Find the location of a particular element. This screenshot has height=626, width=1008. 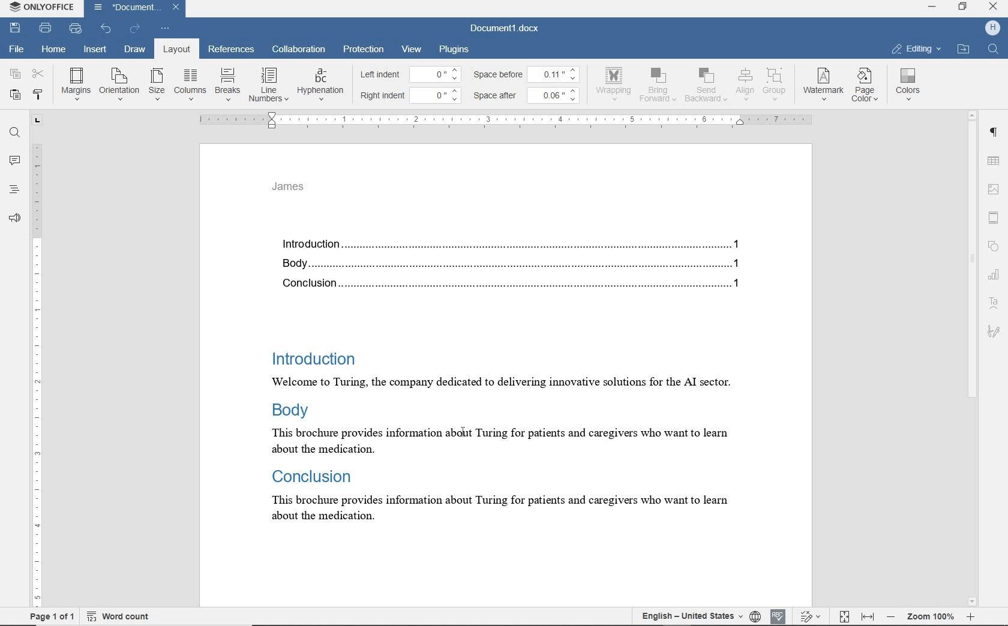

customize quick access  is located at coordinates (166, 29).